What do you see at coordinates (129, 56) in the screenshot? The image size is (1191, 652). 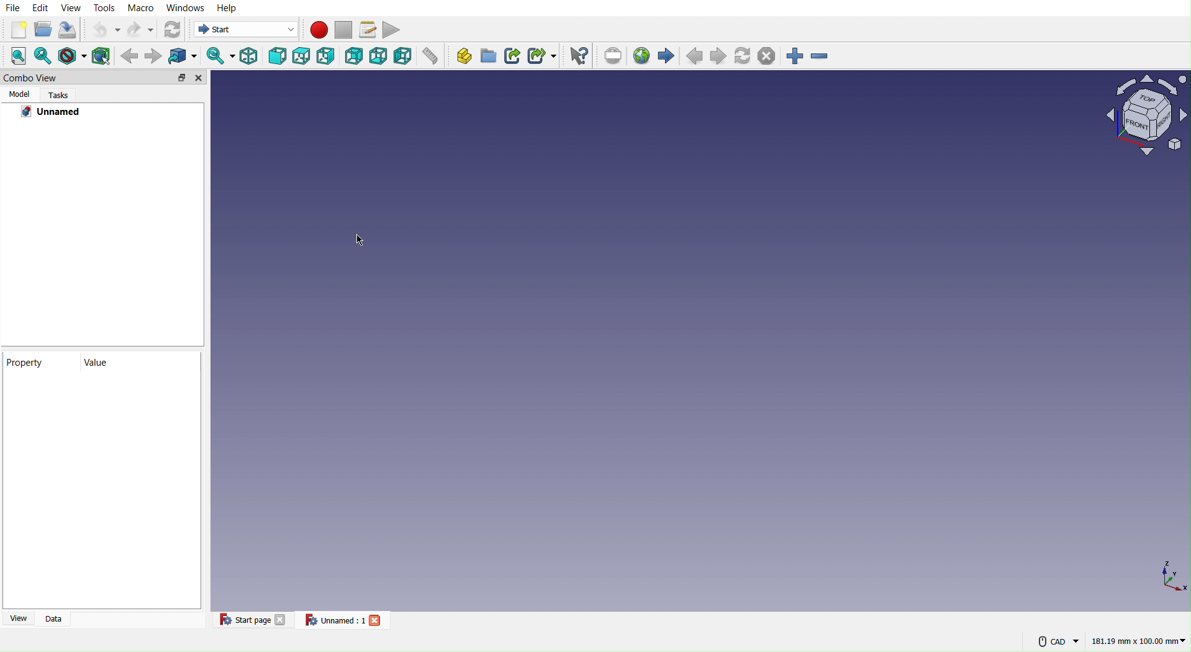 I see `Go back` at bounding box center [129, 56].